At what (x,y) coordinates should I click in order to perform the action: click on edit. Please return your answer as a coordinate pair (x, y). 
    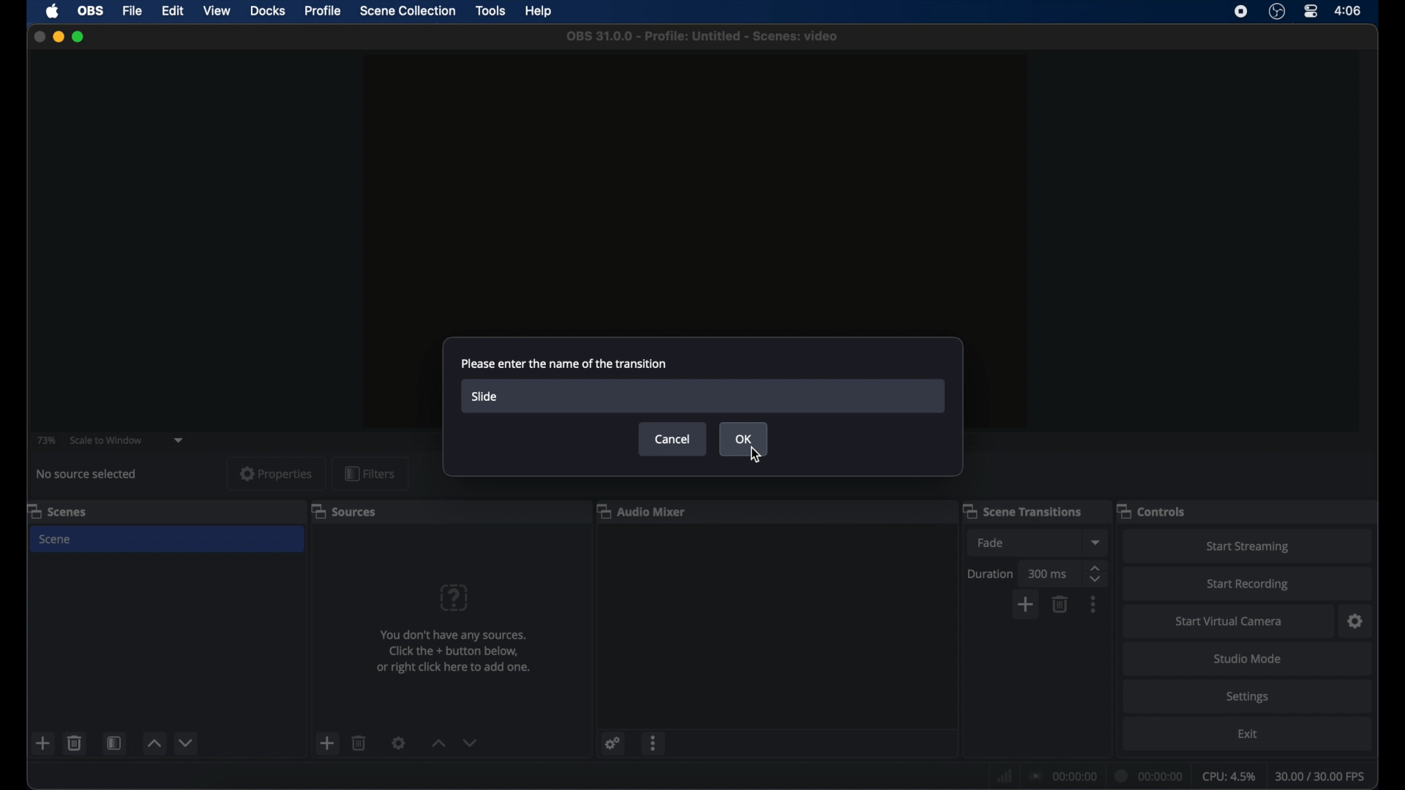
    Looking at the image, I should click on (172, 11).